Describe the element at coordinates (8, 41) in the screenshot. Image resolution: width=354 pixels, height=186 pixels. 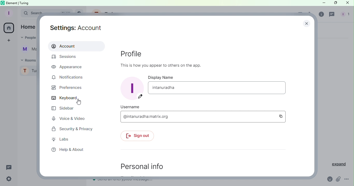
I see `Create a space` at that location.